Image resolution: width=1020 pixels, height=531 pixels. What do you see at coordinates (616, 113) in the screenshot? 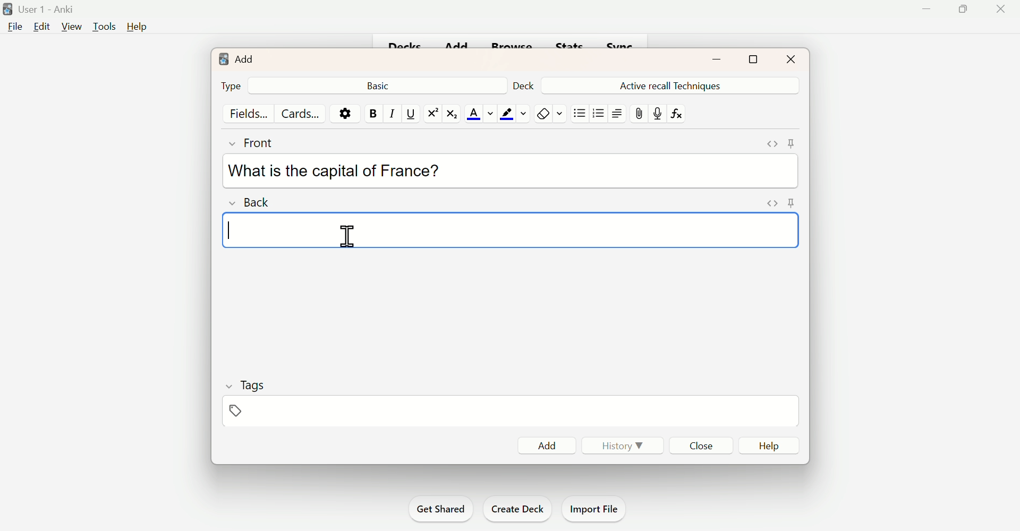
I see `Text Alignment` at bounding box center [616, 113].